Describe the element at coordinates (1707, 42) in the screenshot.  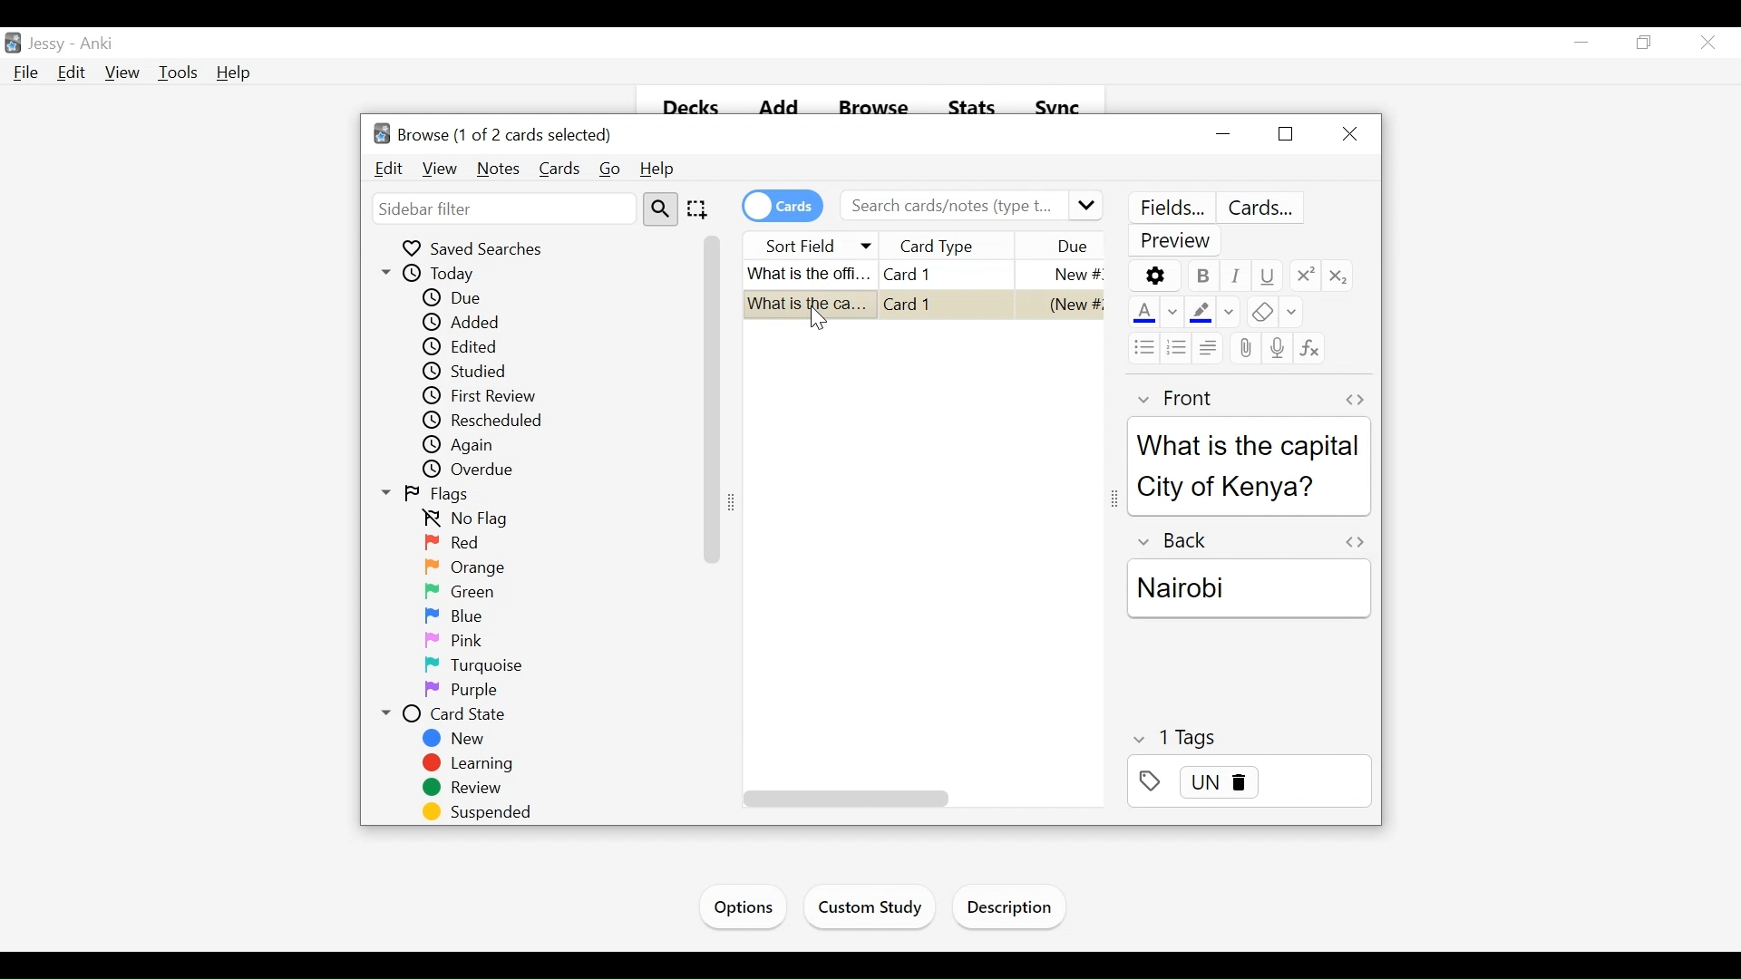
I see `Cursor` at that location.